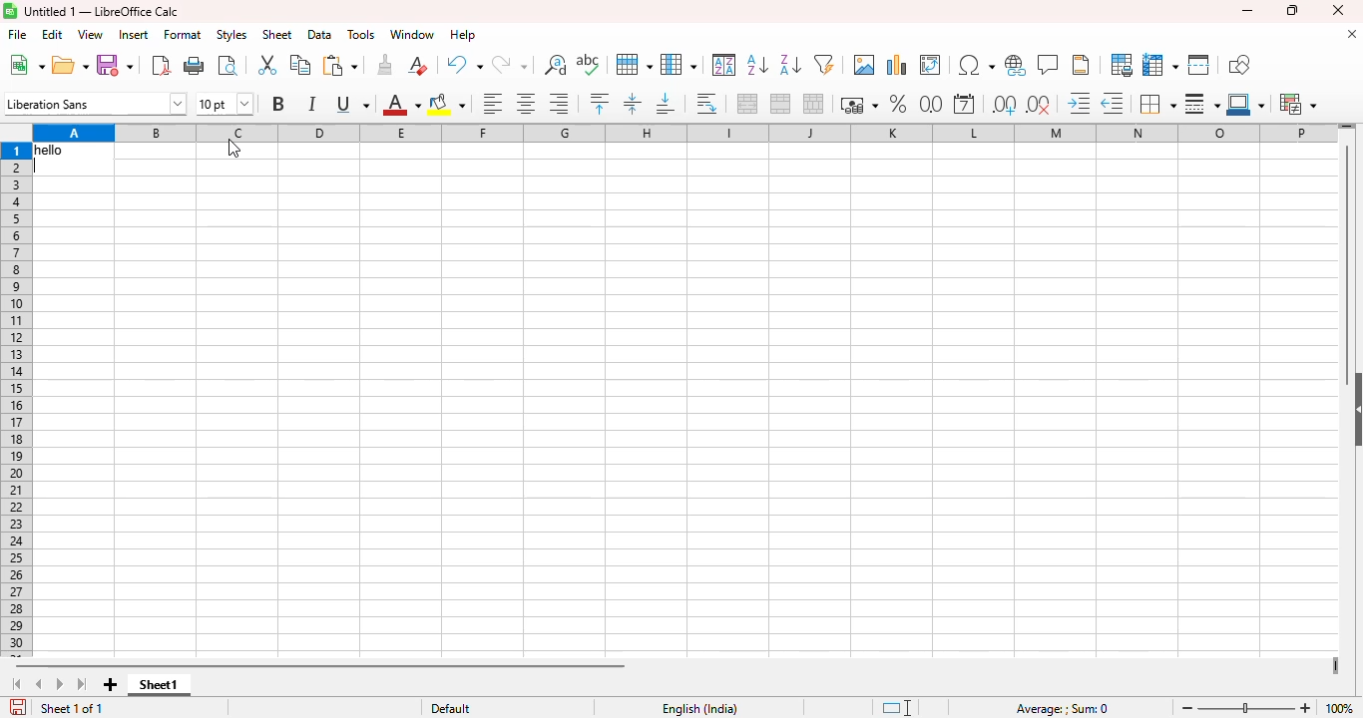  I want to click on merge and center or unmerge cells depending on the current toggle state, so click(748, 103).